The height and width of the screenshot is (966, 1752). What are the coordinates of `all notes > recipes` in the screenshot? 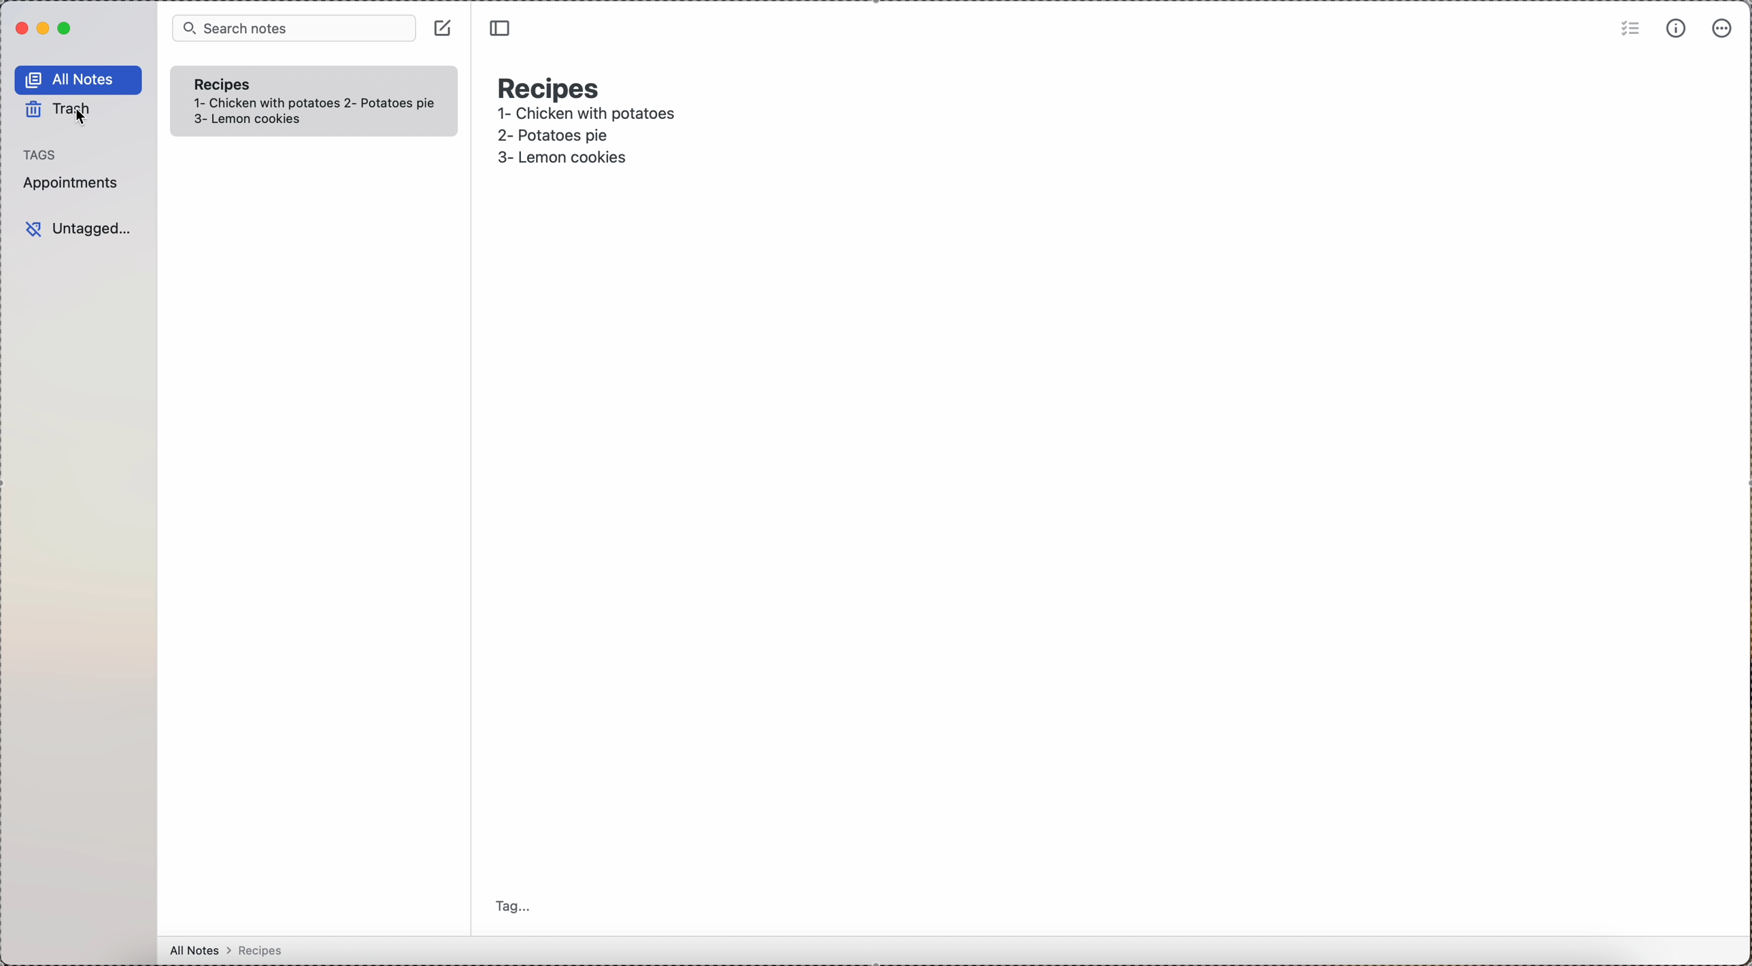 It's located at (235, 951).